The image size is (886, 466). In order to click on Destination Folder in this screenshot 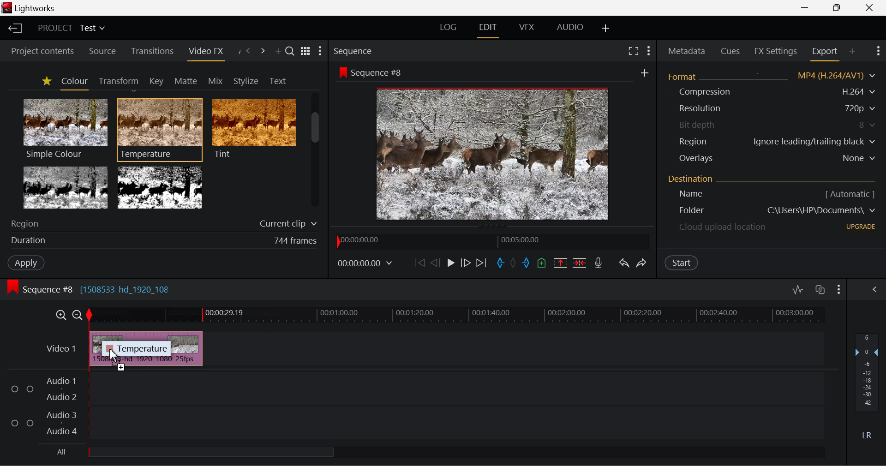, I will do `click(686, 211)`.